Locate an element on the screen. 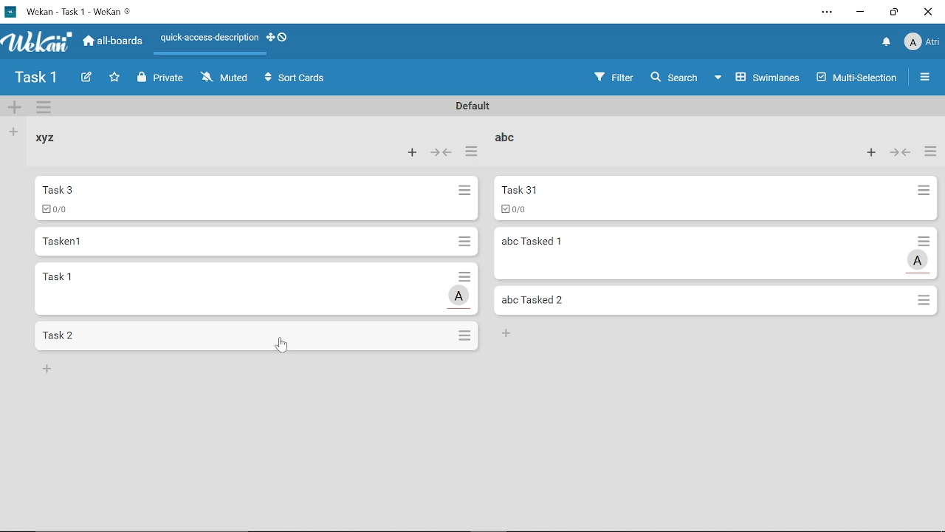 Image resolution: width=945 pixels, height=532 pixels. Rename is located at coordinates (470, 106).